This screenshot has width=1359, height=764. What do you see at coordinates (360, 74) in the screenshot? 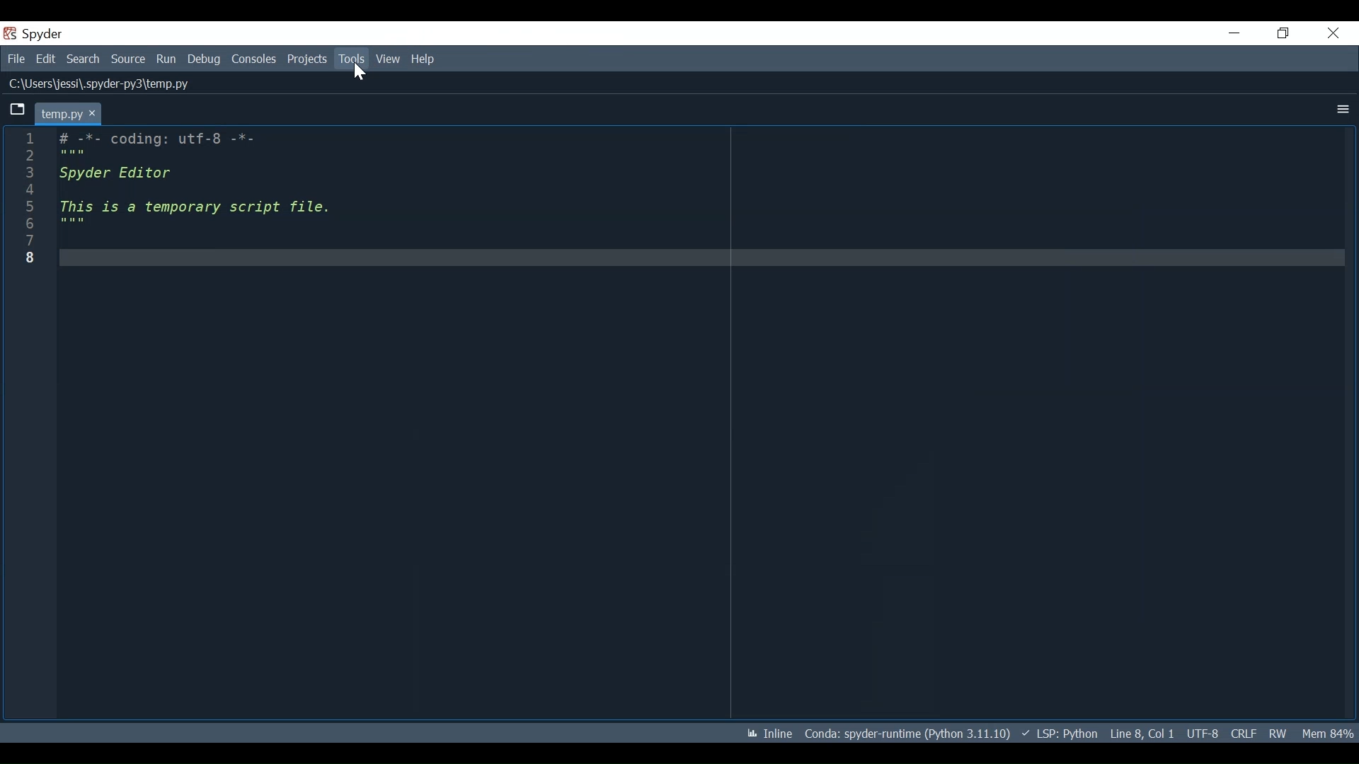
I see `Cursor` at bounding box center [360, 74].